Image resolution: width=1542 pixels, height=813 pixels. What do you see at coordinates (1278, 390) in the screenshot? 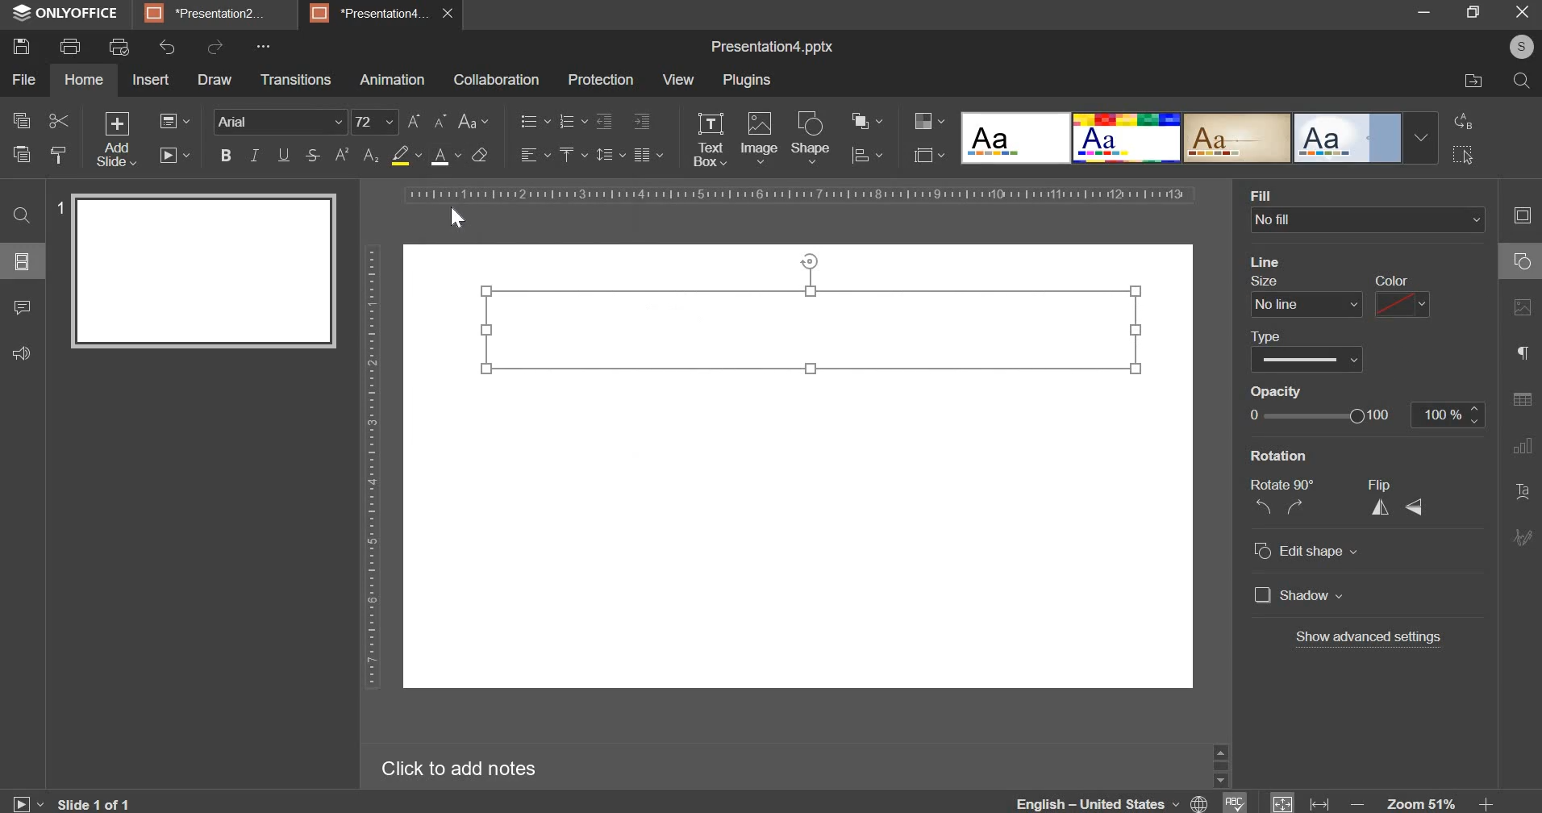
I see `opacity` at bounding box center [1278, 390].